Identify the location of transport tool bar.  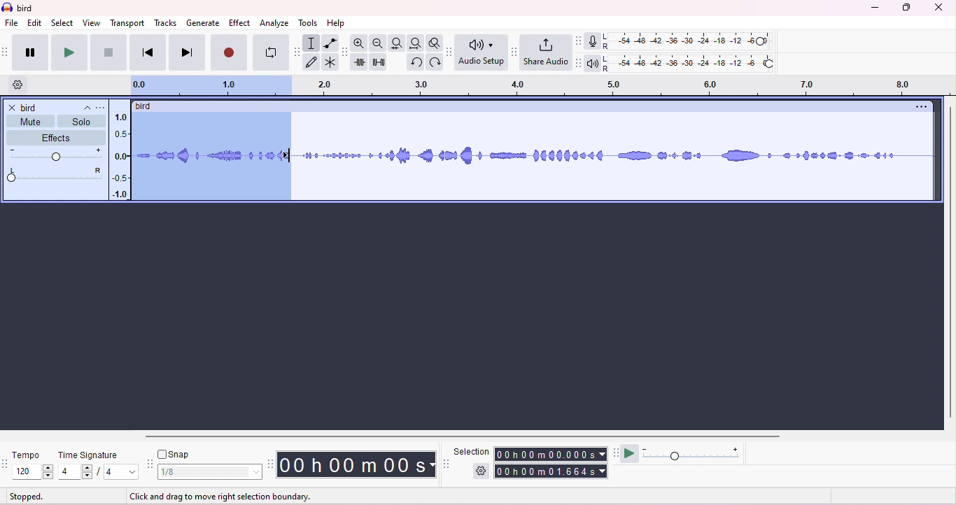
(6, 50).